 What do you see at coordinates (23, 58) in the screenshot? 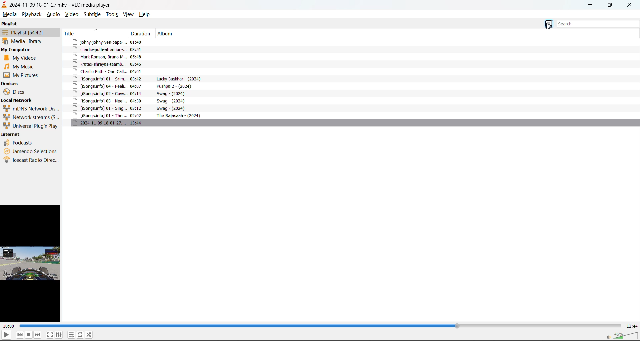
I see `videos` at bounding box center [23, 58].